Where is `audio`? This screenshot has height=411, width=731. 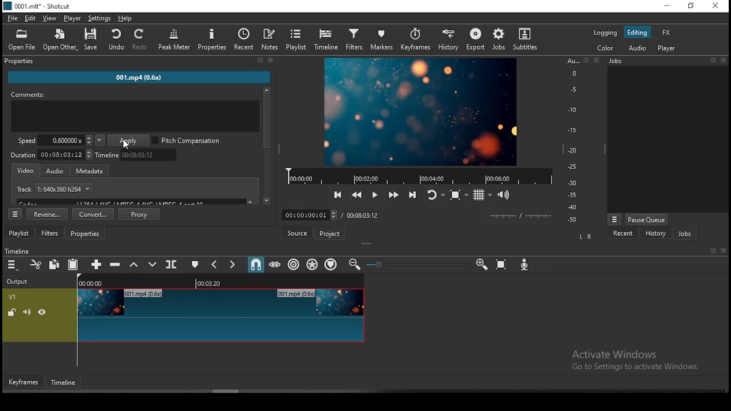
audio is located at coordinates (636, 49).